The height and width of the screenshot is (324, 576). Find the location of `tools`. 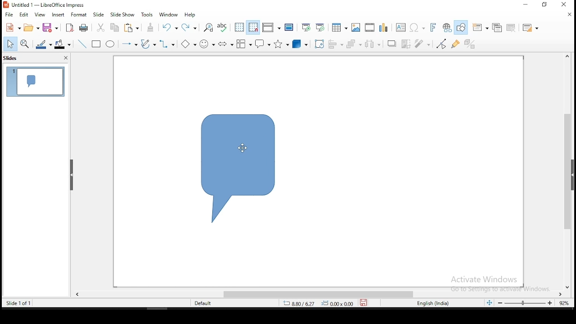

tools is located at coordinates (147, 14).